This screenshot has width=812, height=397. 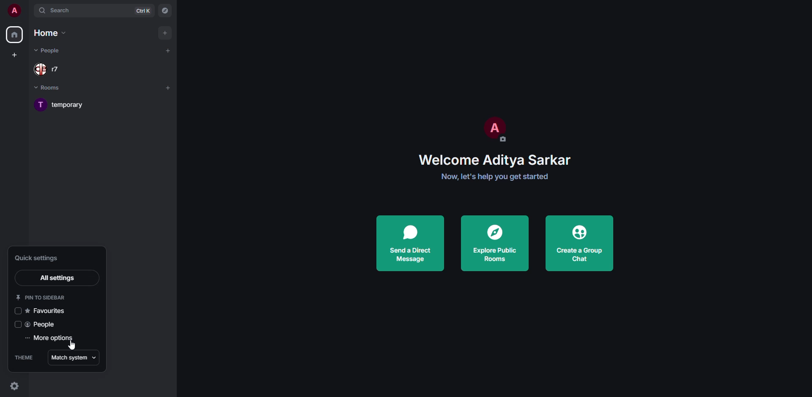 What do you see at coordinates (14, 10) in the screenshot?
I see `profile` at bounding box center [14, 10].